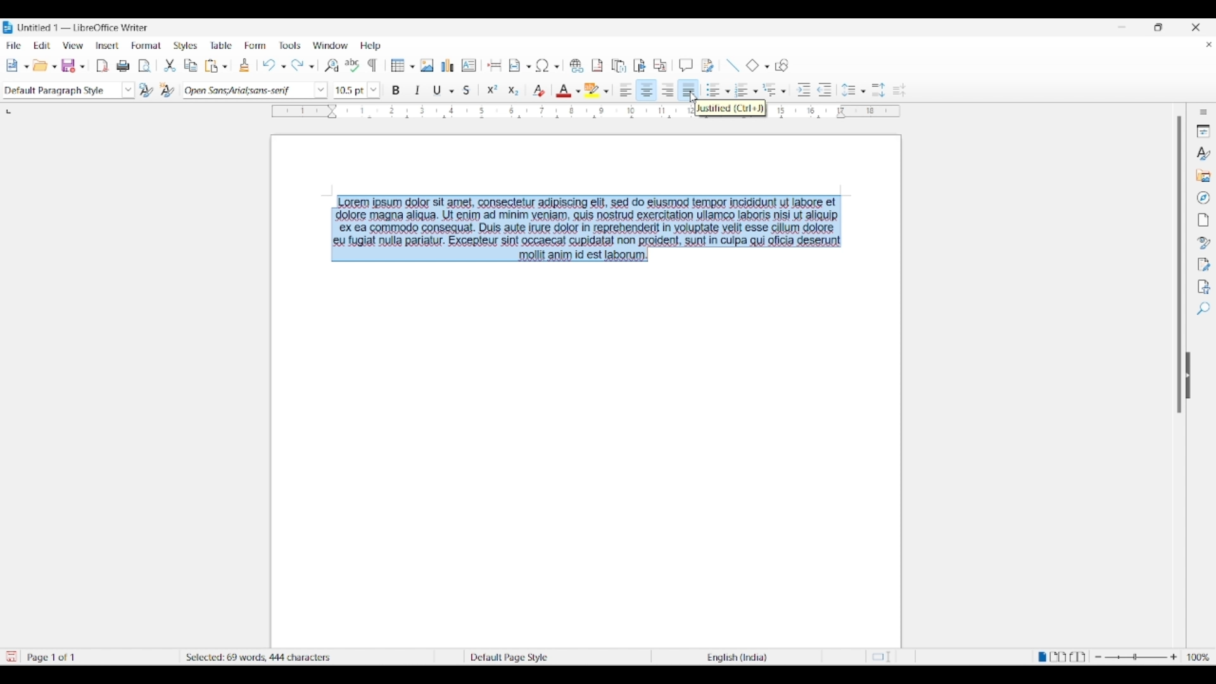  What do you see at coordinates (103, 66) in the screenshot?
I see `Export directly as PDF` at bounding box center [103, 66].